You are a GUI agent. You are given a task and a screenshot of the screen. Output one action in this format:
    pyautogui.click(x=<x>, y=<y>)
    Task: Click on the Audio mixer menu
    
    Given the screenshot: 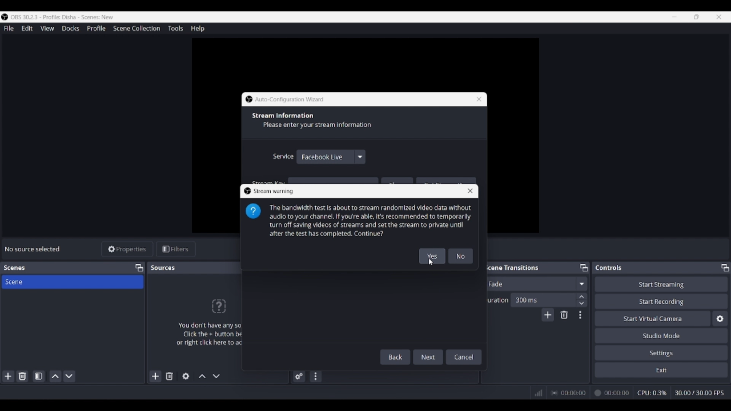 What is the action you would take?
    pyautogui.click(x=315, y=376)
    